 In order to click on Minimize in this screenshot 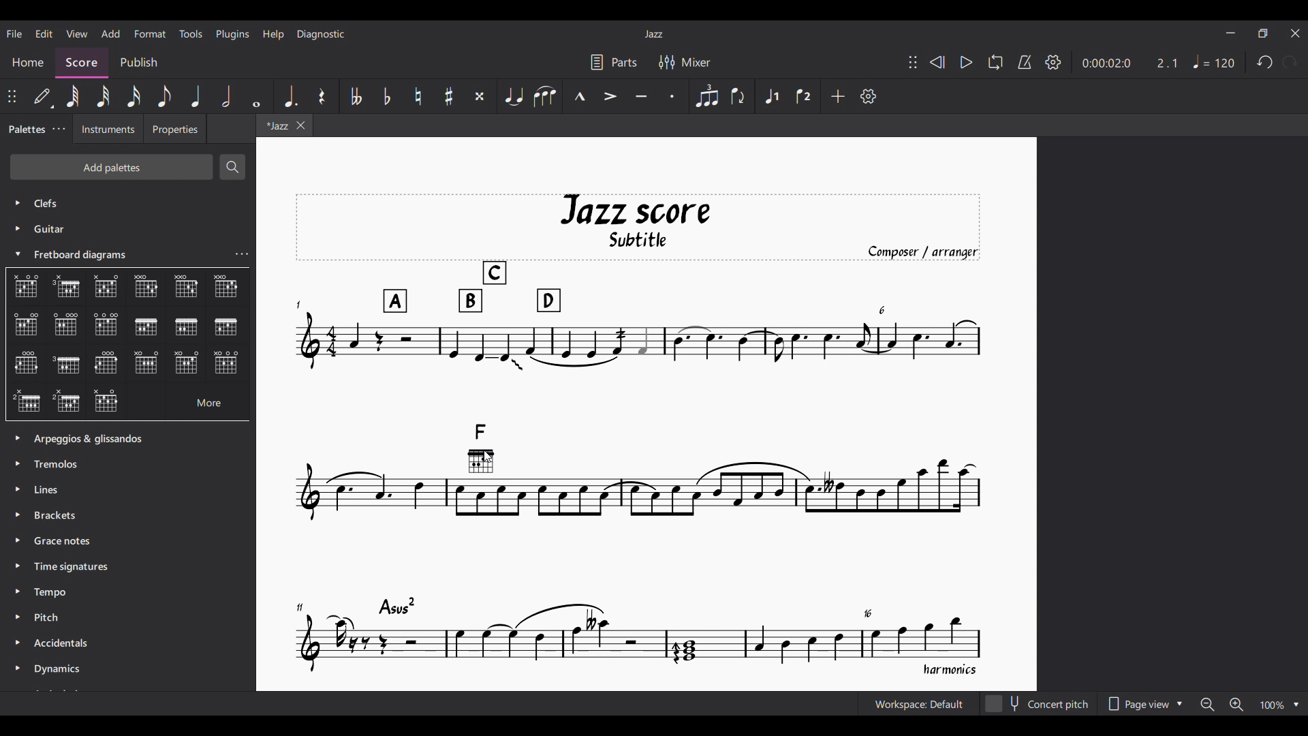, I will do `click(1231, 33)`.